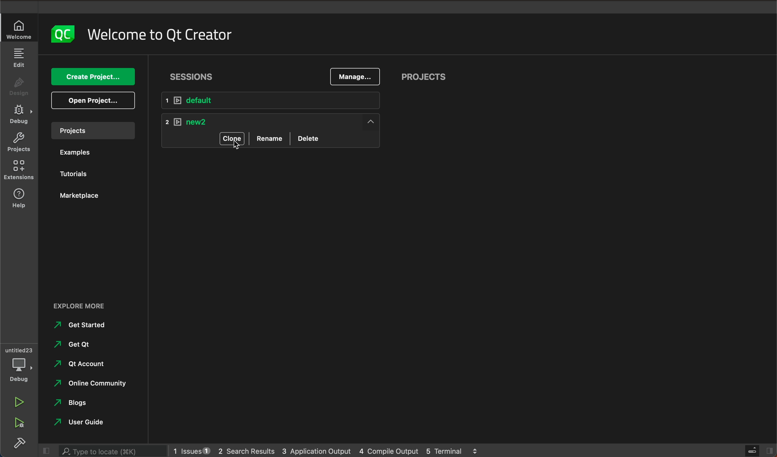 This screenshot has height=457, width=777. I want to click on project, so click(92, 130).